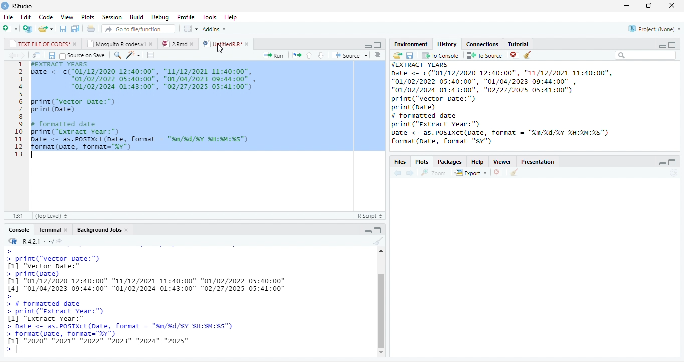 This screenshot has width=684, height=362. Describe the element at coordinates (23, 6) in the screenshot. I see `RStudio` at that location.